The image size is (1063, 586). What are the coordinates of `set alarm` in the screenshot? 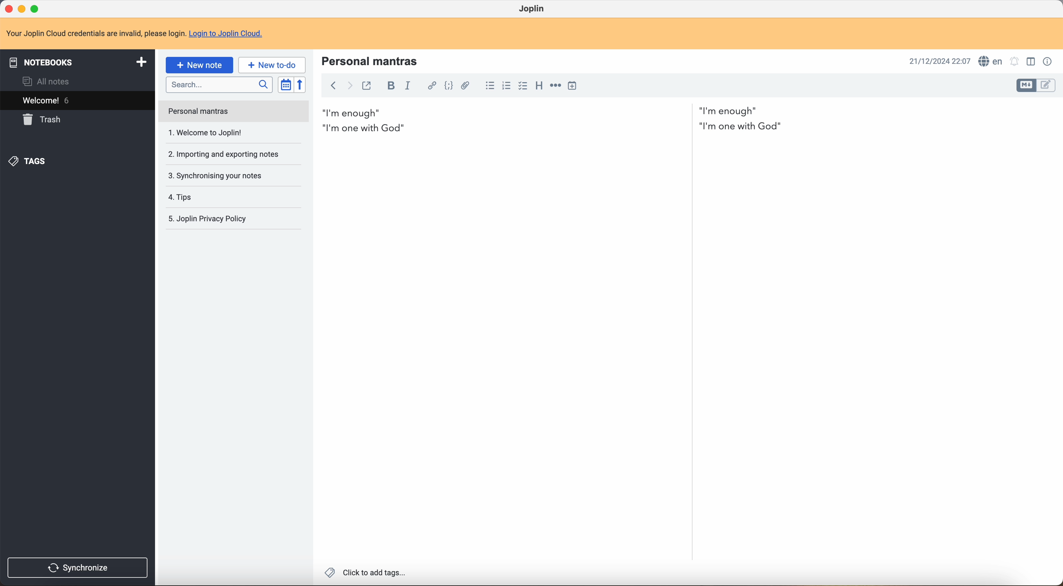 It's located at (1015, 61).